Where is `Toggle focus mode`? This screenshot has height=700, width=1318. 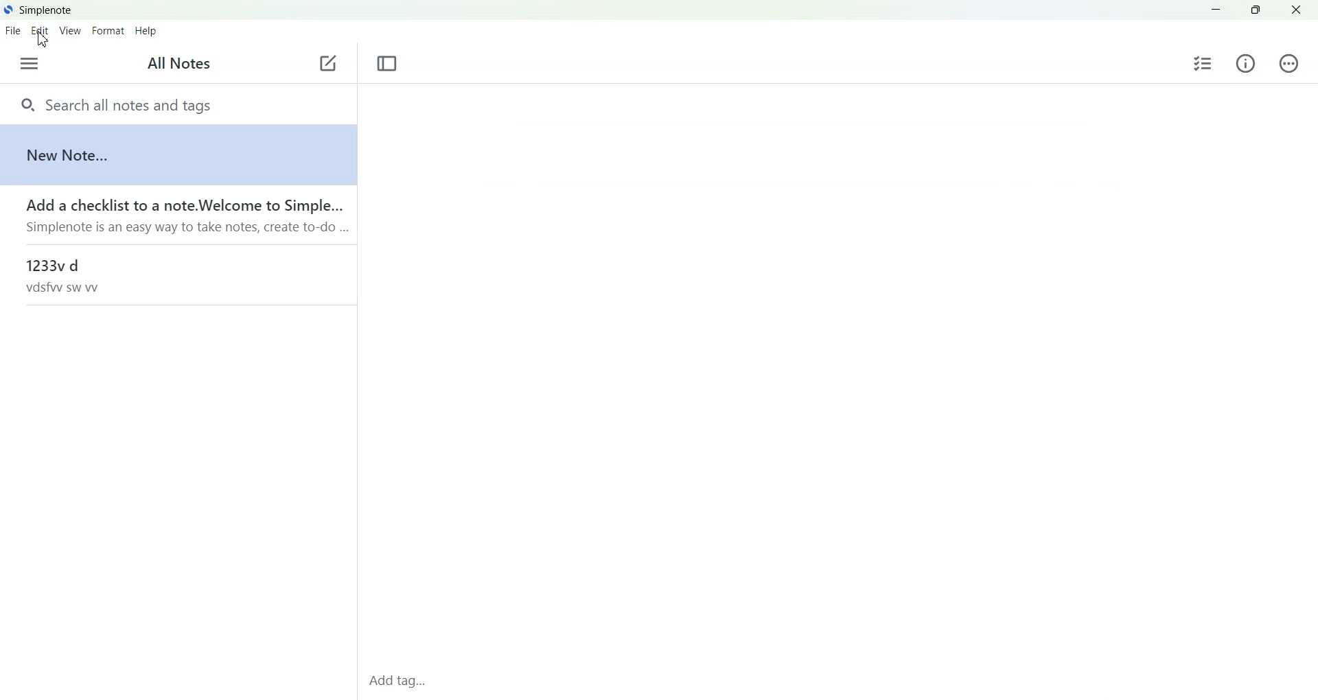
Toggle focus mode is located at coordinates (388, 64).